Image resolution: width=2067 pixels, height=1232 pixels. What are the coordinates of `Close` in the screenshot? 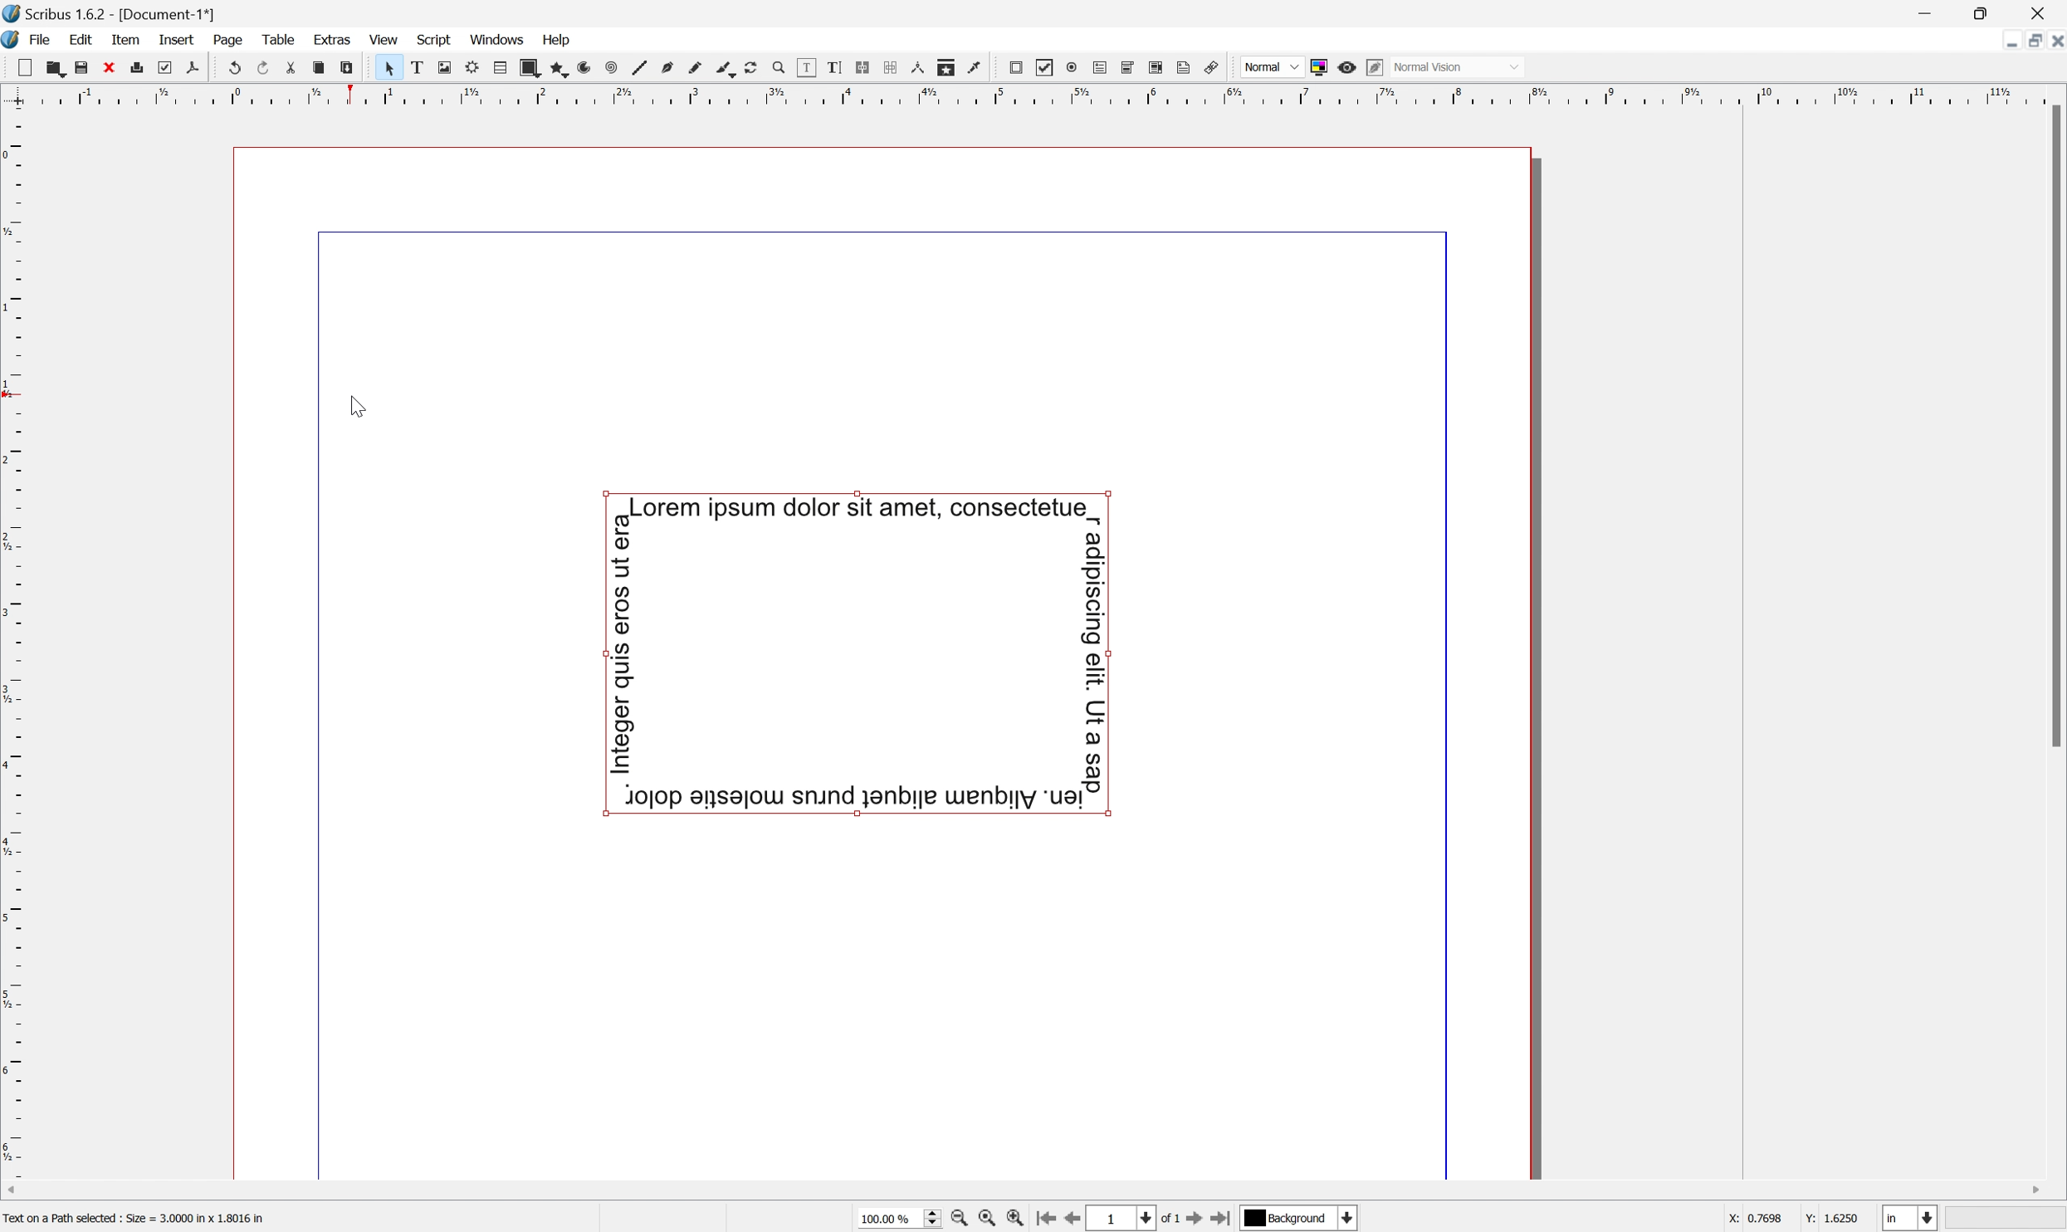 It's located at (2054, 39).